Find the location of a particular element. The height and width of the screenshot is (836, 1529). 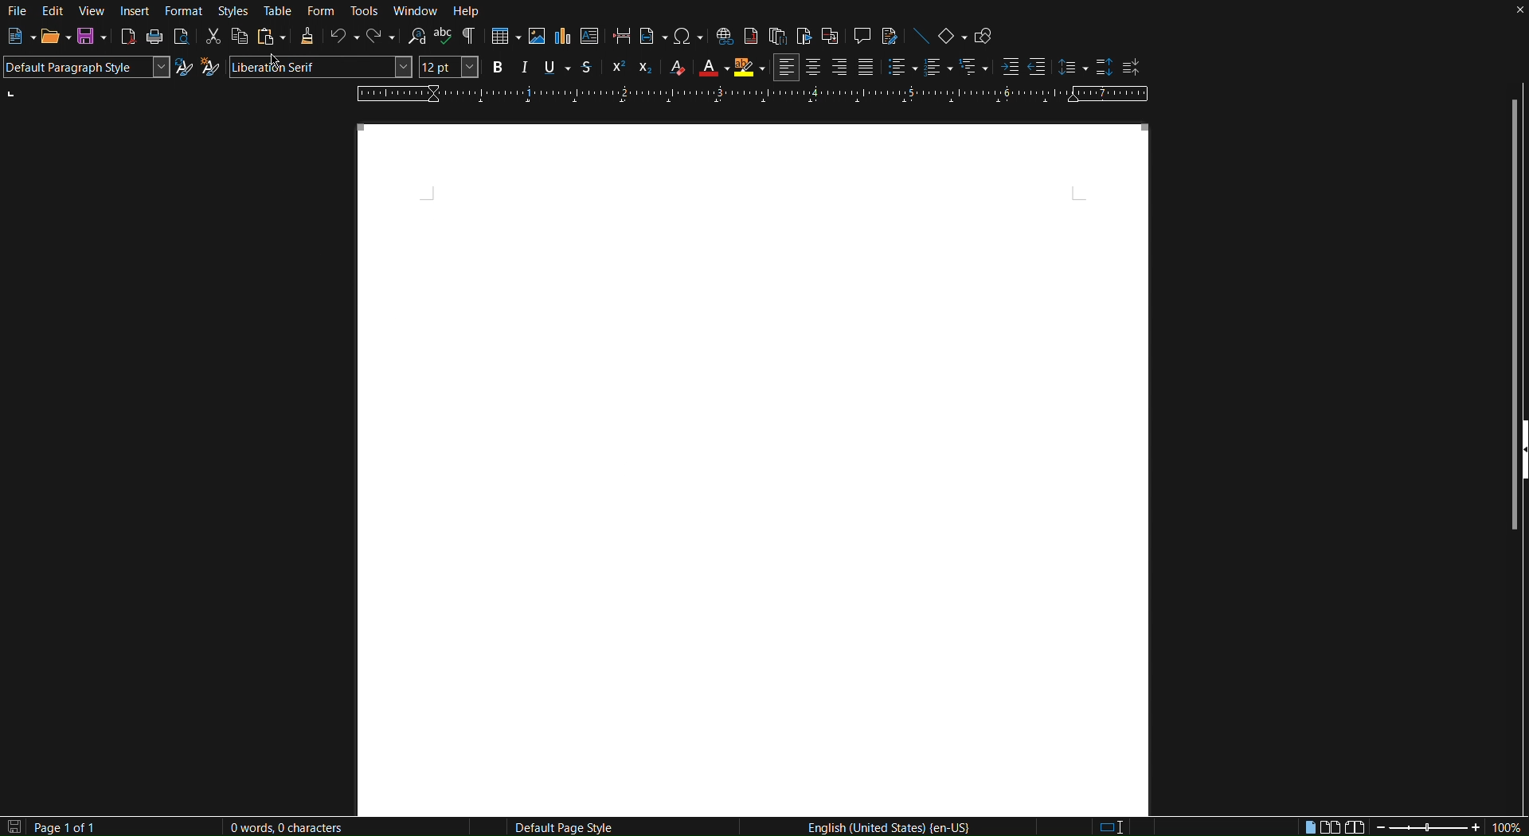

Strikethrough is located at coordinates (587, 66).